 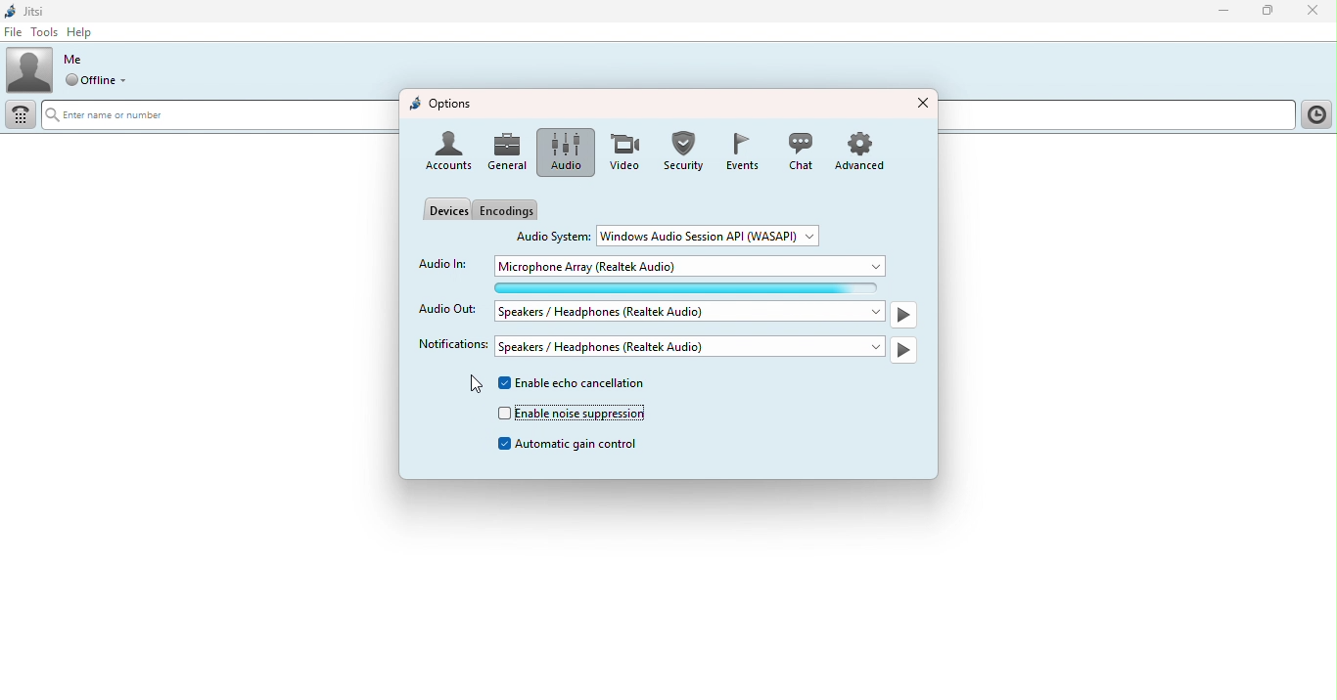 I want to click on Chat, so click(x=799, y=151).